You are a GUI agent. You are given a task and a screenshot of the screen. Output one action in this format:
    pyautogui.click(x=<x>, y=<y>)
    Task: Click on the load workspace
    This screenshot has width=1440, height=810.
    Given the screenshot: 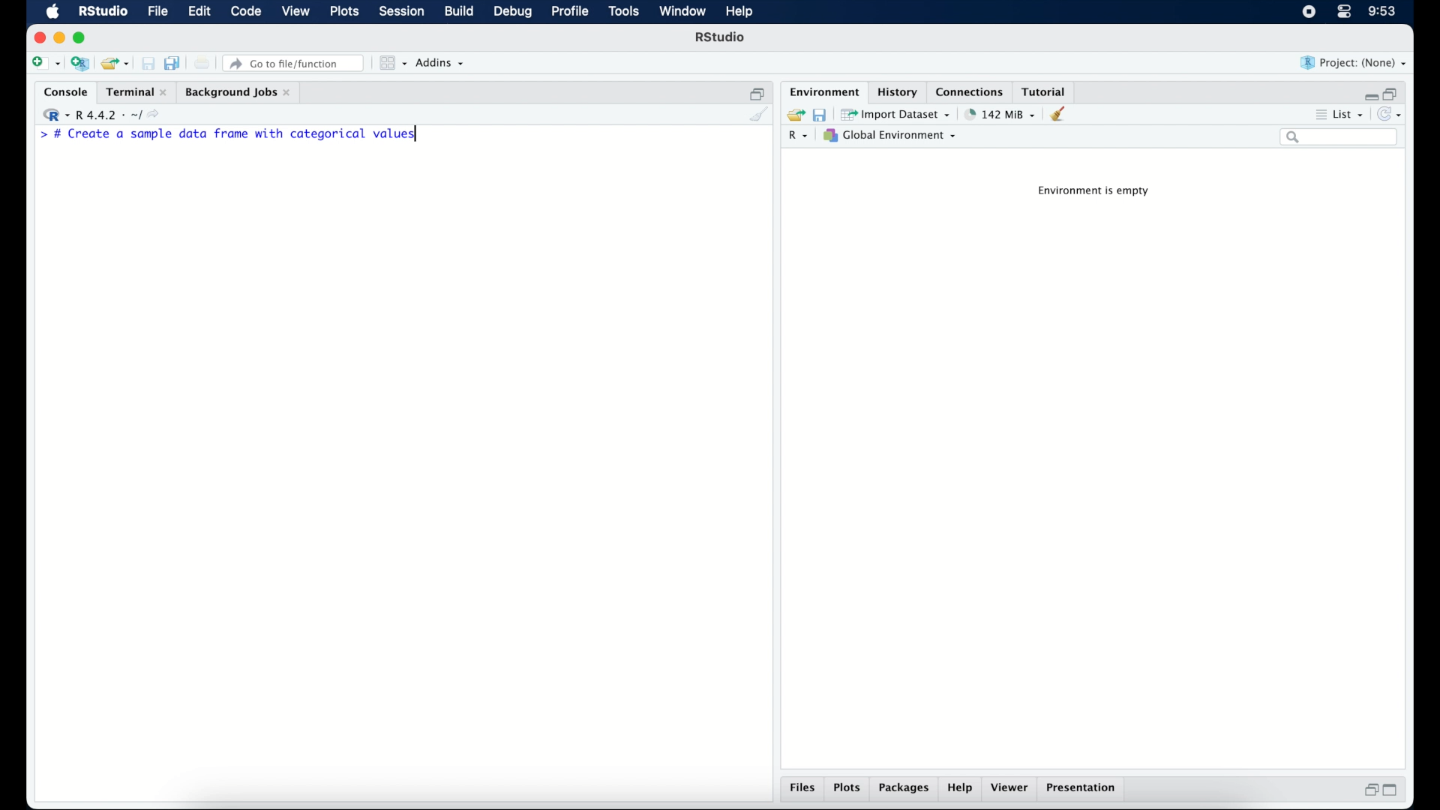 What is the action you would take?
    pyautogui.click(x=793, y=112)
    